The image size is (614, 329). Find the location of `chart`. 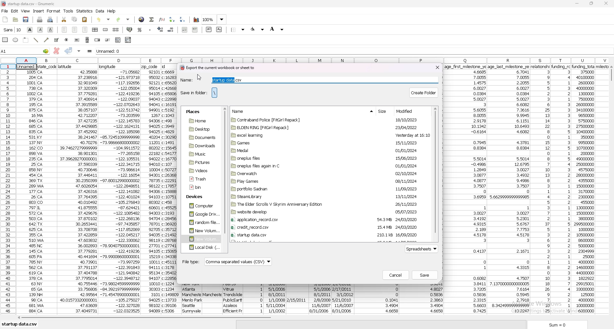

chart is located at coordinates (196, 20).